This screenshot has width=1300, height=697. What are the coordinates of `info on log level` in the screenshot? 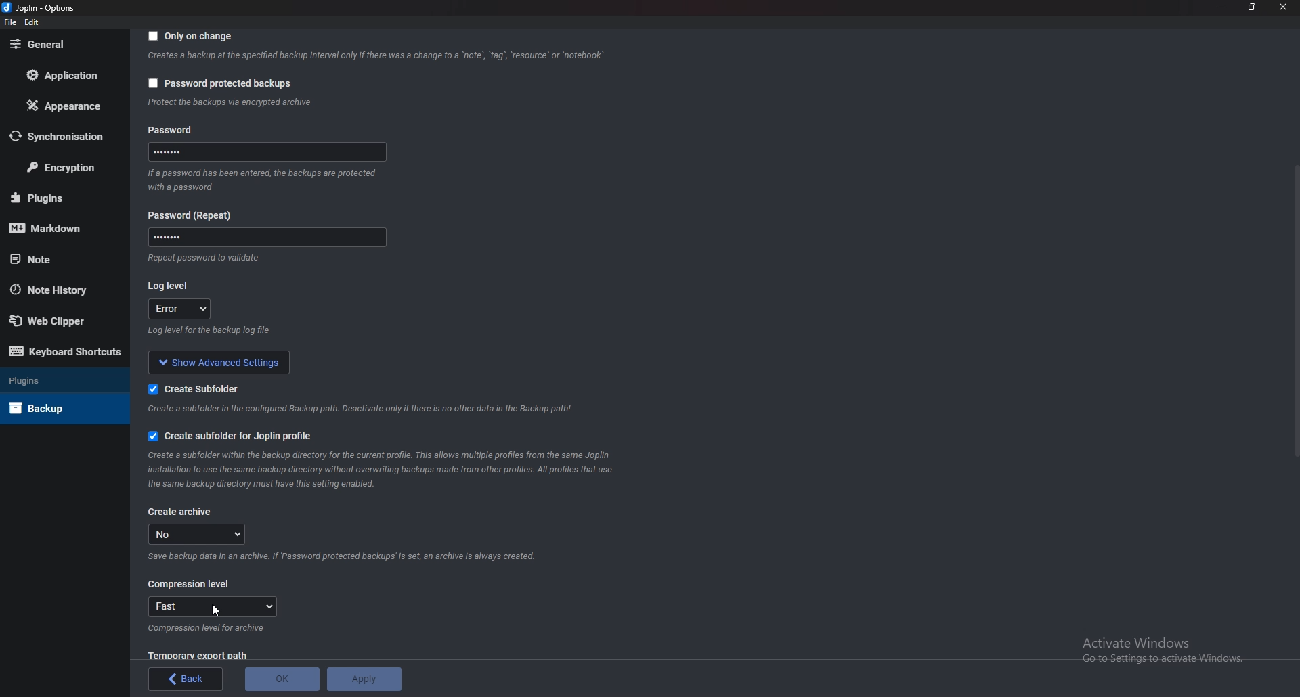 It's located at (211, 331).